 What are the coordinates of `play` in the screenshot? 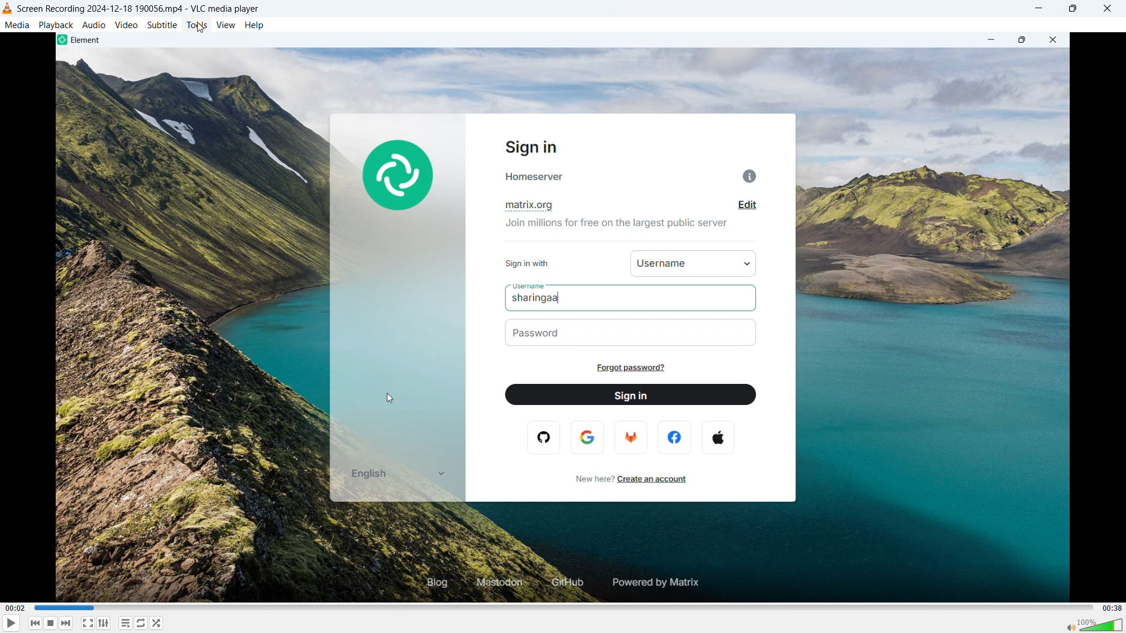 It's located at (12, 624).